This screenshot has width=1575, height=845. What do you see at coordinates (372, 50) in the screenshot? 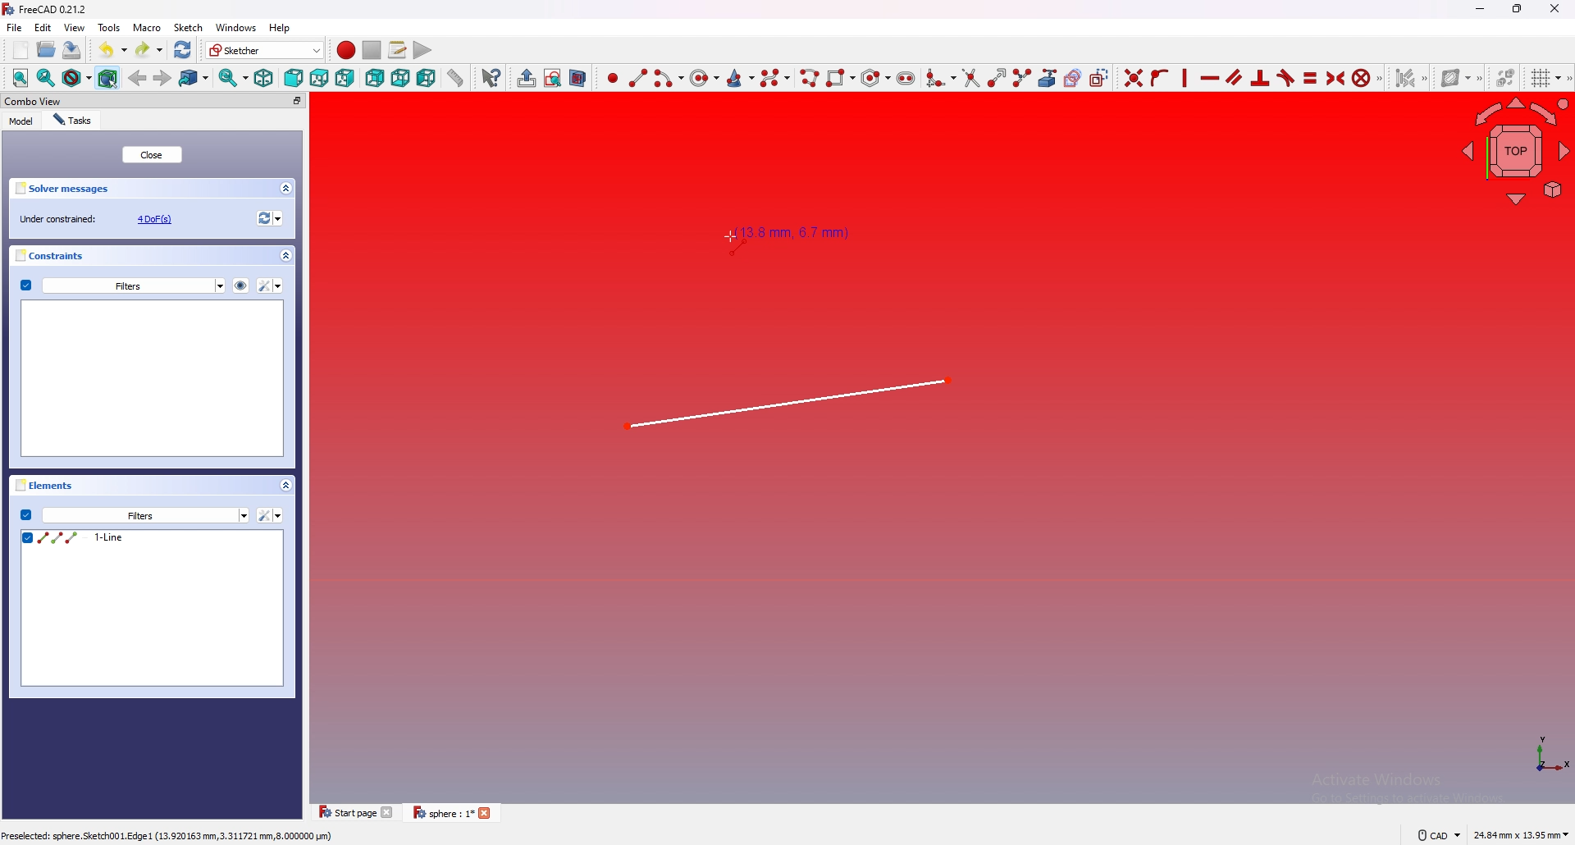
I see `Stop macro recording` at bounding box center [372, 50].